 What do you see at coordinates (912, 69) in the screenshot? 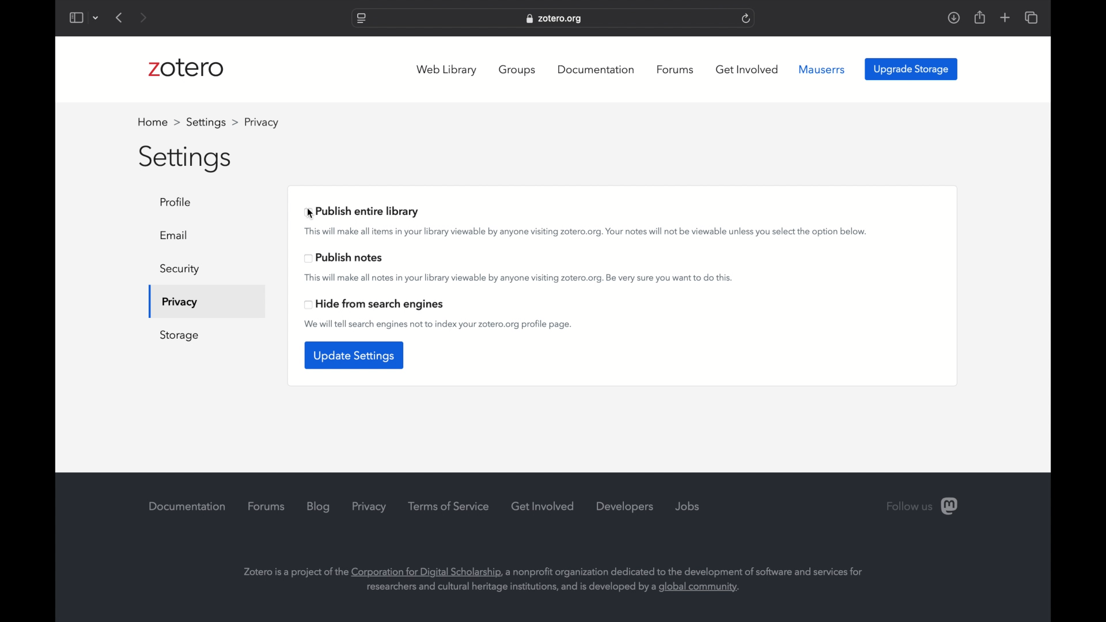
I see `upgrade storage` at bounding box center [912, 69].